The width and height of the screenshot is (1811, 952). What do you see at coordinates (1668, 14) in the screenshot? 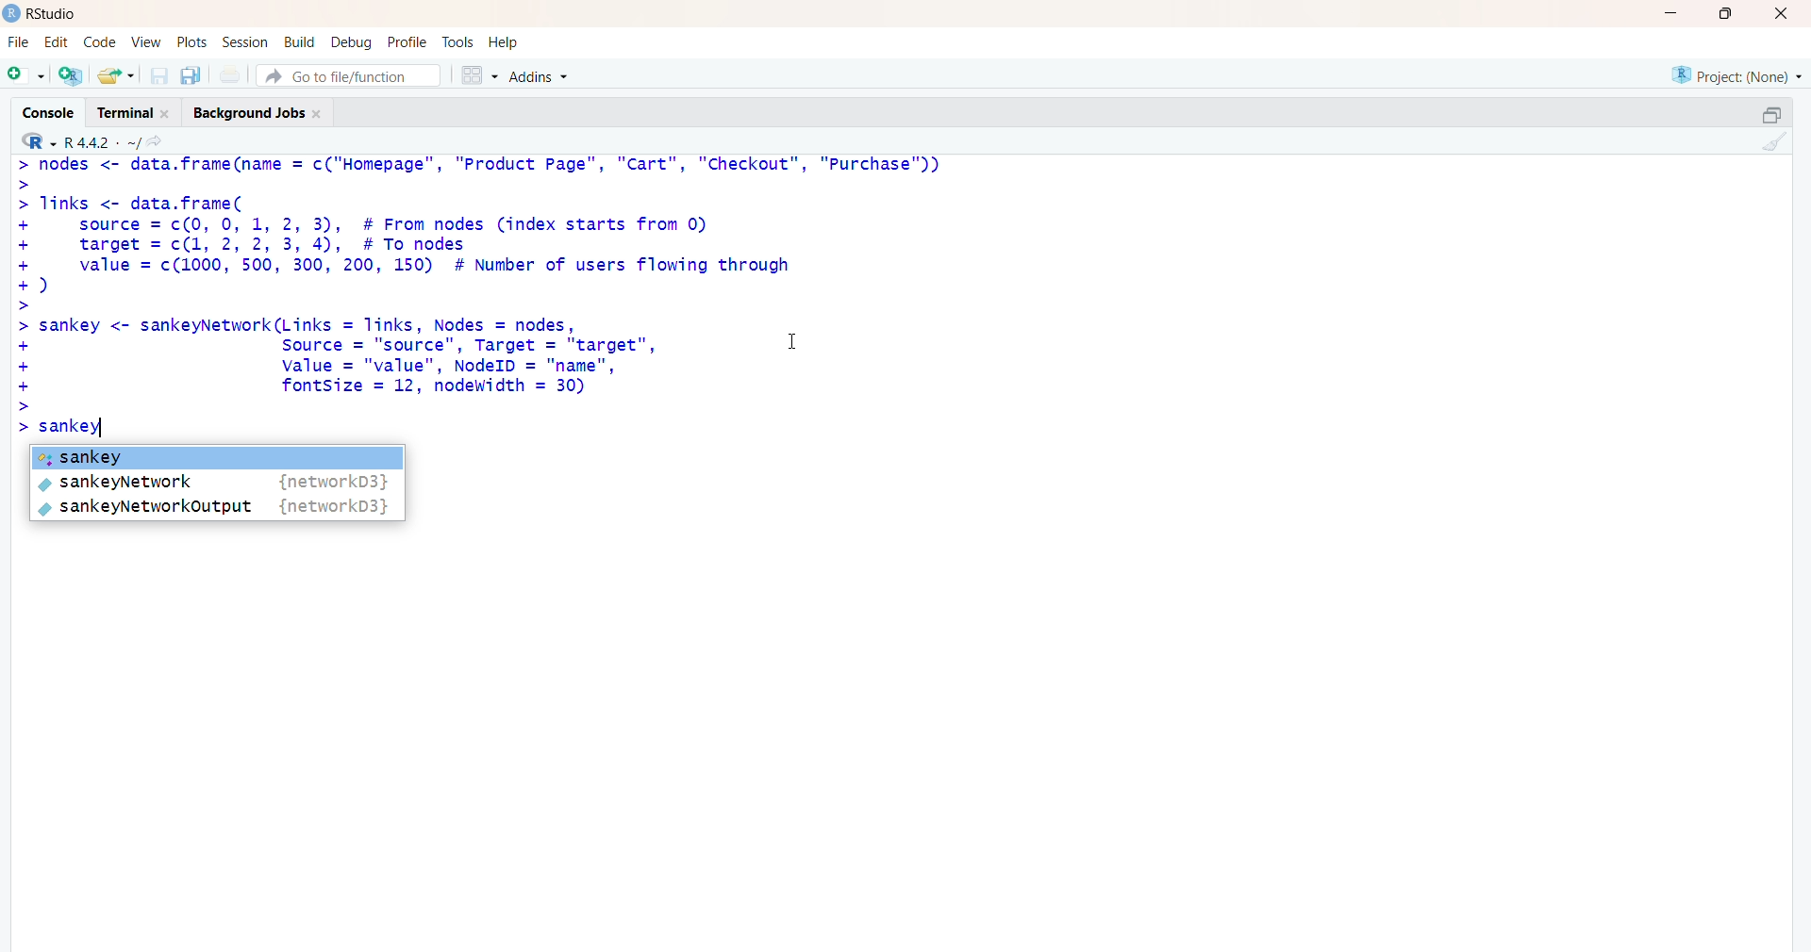
I see `minimize` at bounding box center [1668, 14].